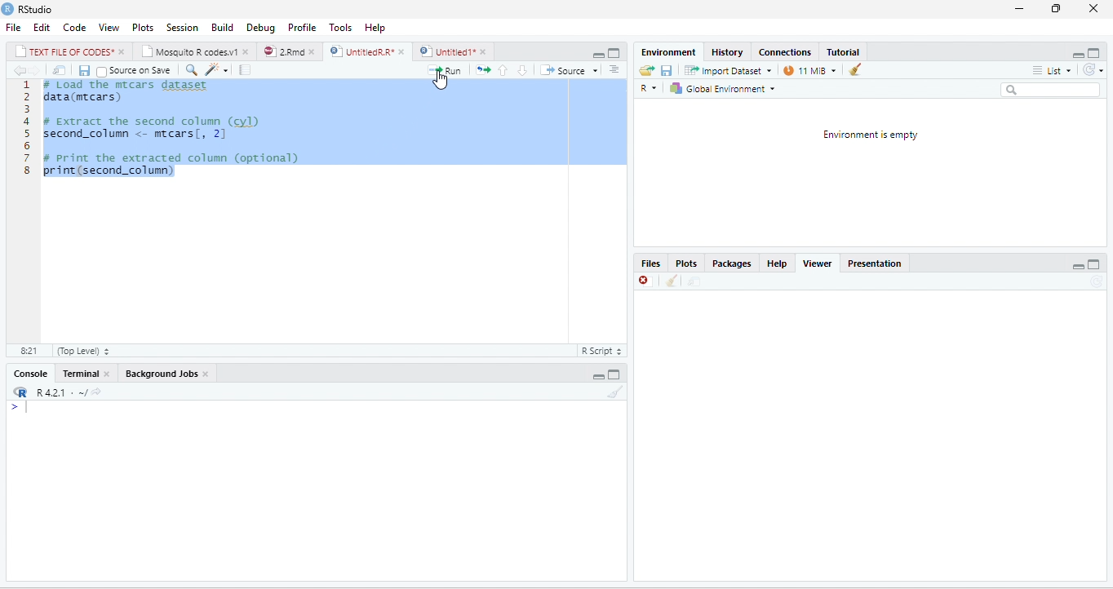  What do you see at coordinates (81, 352) in the screenshot?
I see `(top level)` at bounding box center [81, 352].